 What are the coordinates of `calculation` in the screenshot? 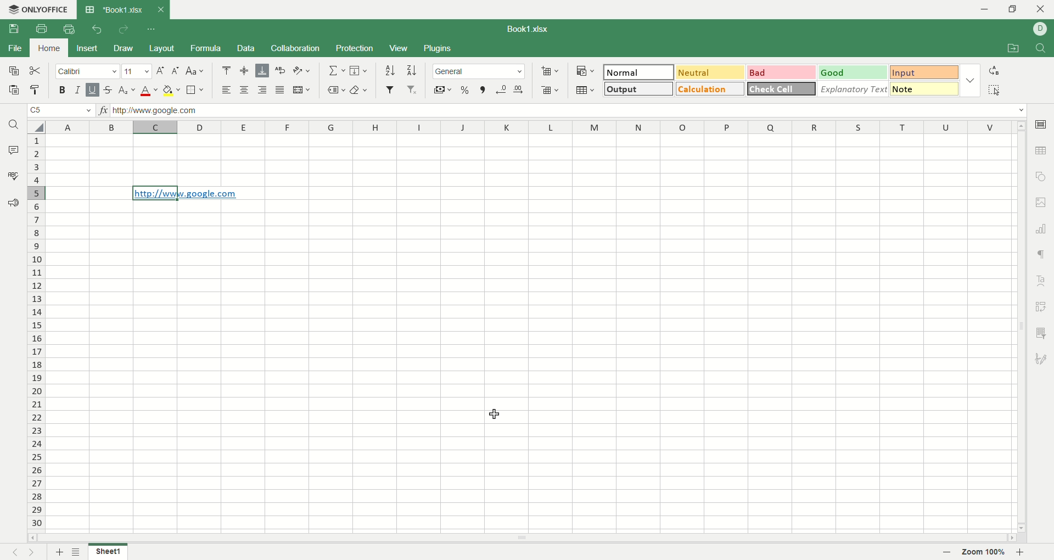 It's located at (710, 88).